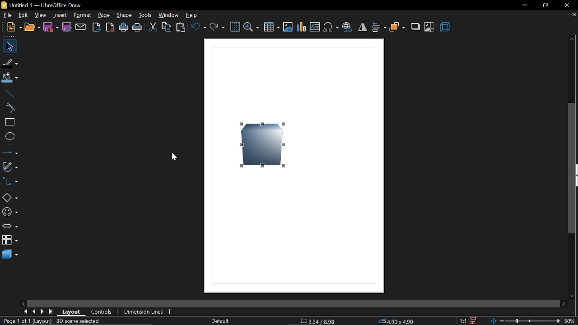  What do you see at coordinates (565, 305) in the screenshot?
I see `move right` at bounding box center [565, 305].